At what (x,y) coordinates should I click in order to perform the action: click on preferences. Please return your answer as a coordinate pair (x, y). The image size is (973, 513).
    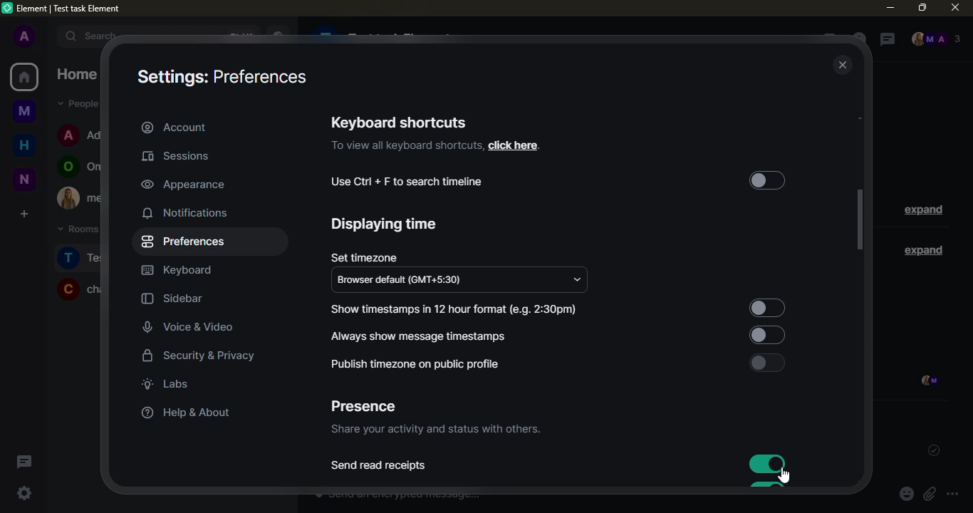
    Looking at the image, I should click on (186, 242).